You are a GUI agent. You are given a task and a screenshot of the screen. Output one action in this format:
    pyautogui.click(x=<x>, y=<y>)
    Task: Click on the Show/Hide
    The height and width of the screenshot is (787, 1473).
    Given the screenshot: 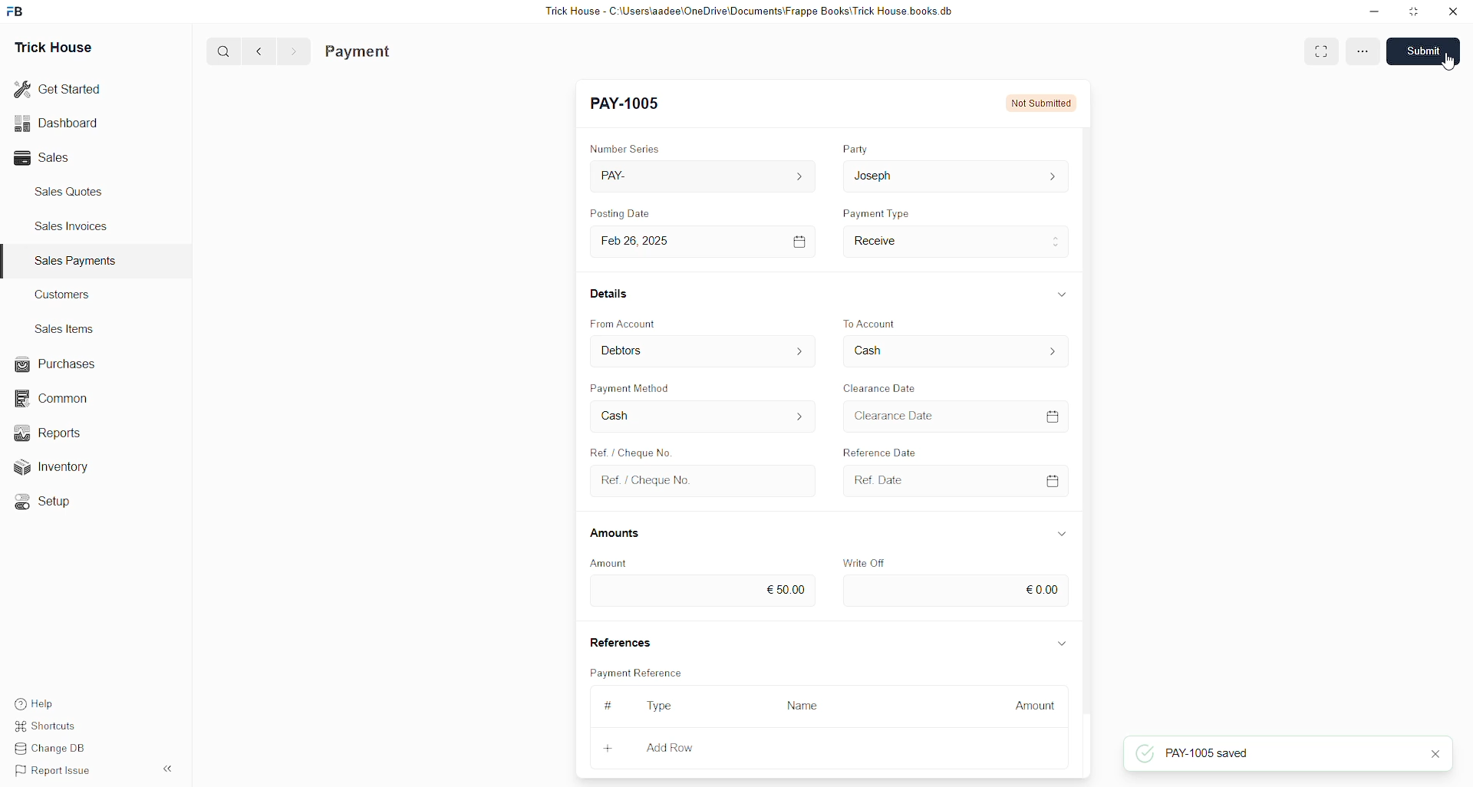 What is the action you would take?
    pyautogui.click(x=1063, y=644)
    